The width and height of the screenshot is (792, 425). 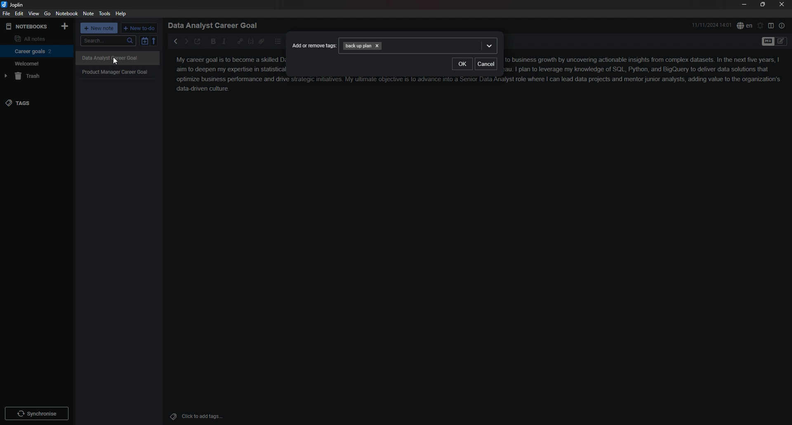 What do you see at coordinates (763, 4) in the screenshot?
I see `resize` at bounding box center [763, 4].